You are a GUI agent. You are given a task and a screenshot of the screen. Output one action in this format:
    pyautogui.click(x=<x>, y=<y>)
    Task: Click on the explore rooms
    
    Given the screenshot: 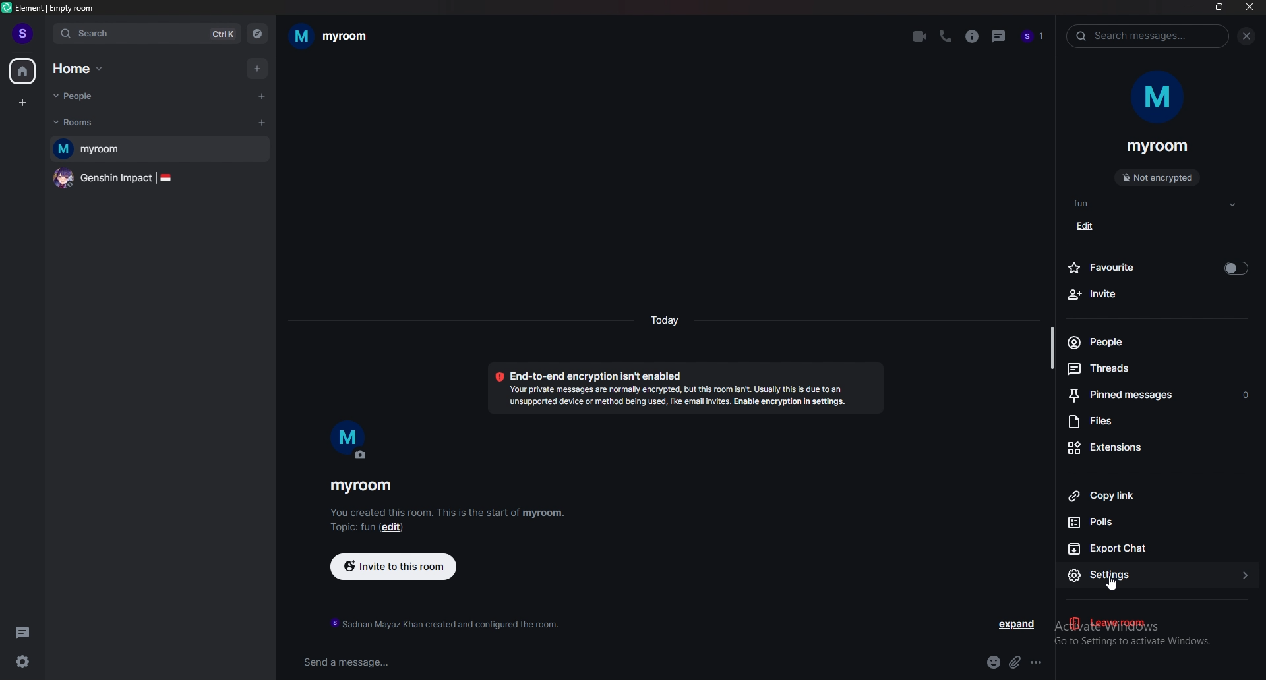 What is the action you would take?
    pyautogui.click(x=257, y=34)
    